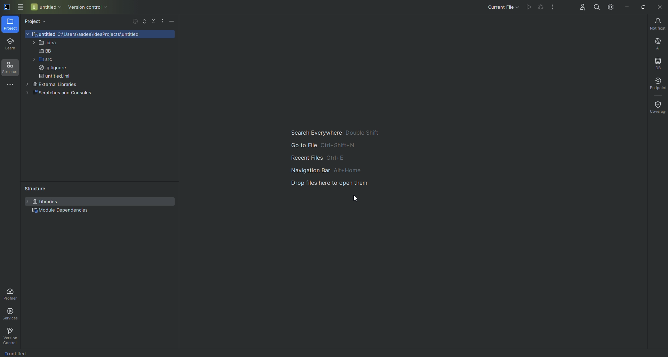 Image resolution: width=668 pixels, height=357 pixels. What do you see at coordinates (162, 22) in the screenshot?
I see `More options` at bounding box center [162, 22].